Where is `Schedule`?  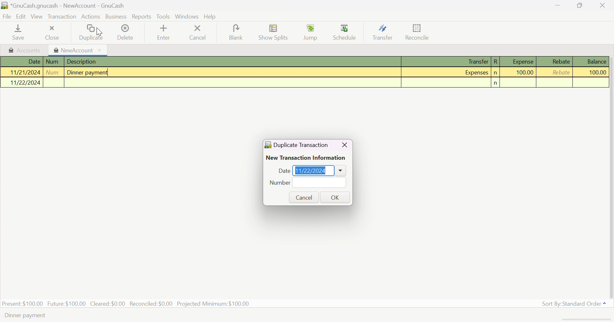 Schedule is located at coordinates (345, 32).